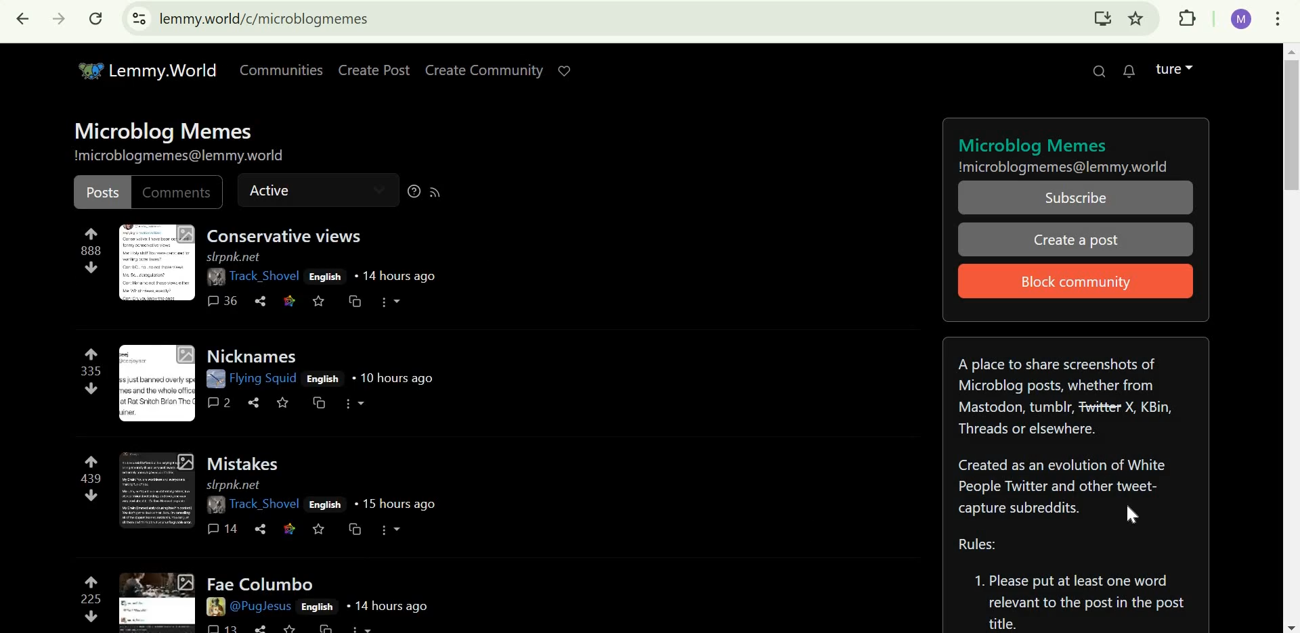  Describe the element at coordinates (217, 278) in the screenshot. I see `profile picture` at that location.